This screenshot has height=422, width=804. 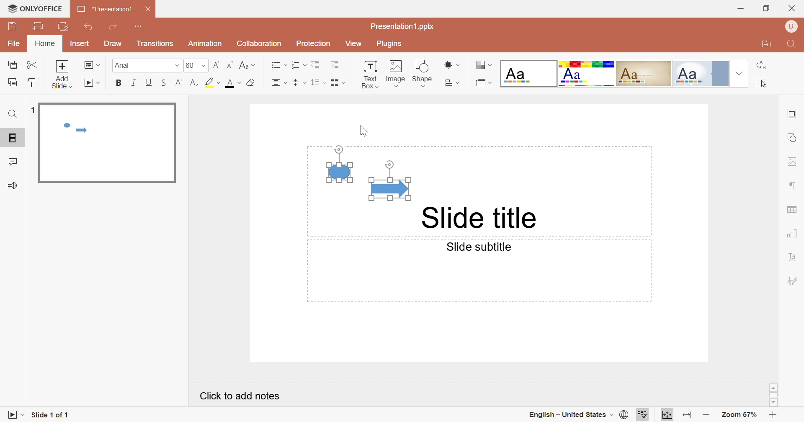 What do you see at coordinates (262, 44) in the screenshot?
I see `Collaboration` at bounding box center [262, 44].